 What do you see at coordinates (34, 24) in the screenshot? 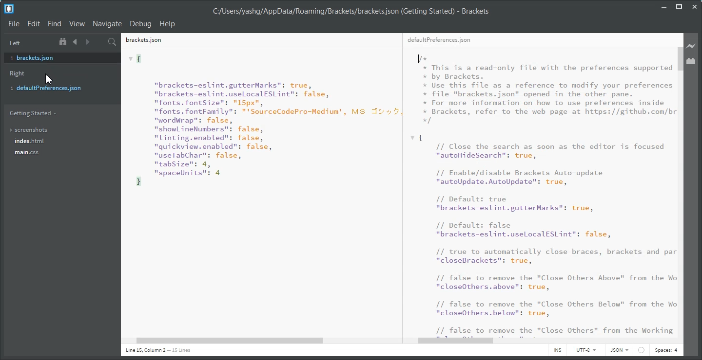
I see `Edit` at bounding box center [34, 24].